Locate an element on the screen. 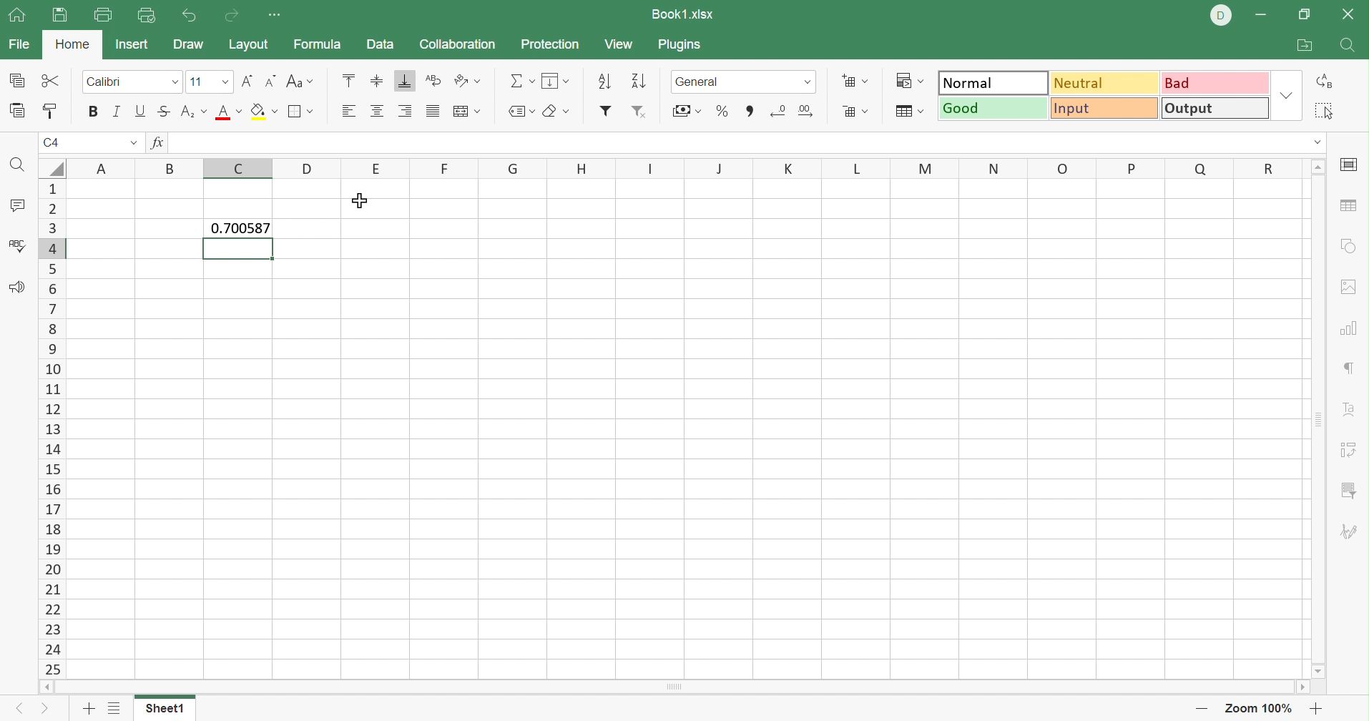  Conditional formatting is located at coordinates (909, 82).